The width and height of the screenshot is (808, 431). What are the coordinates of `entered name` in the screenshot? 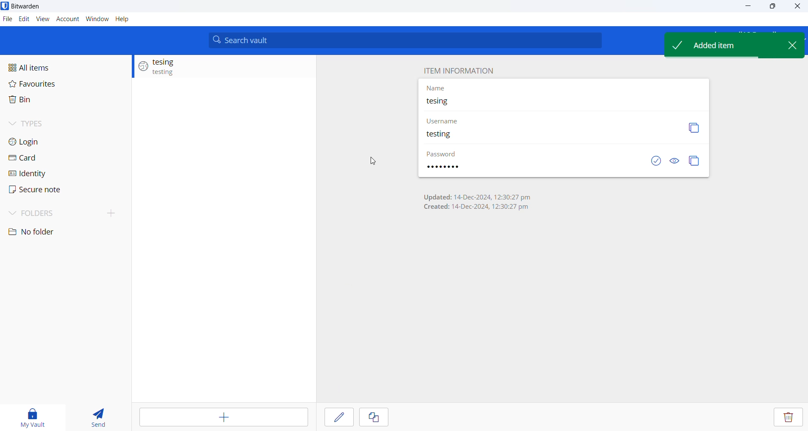 It's located at (554, 104).